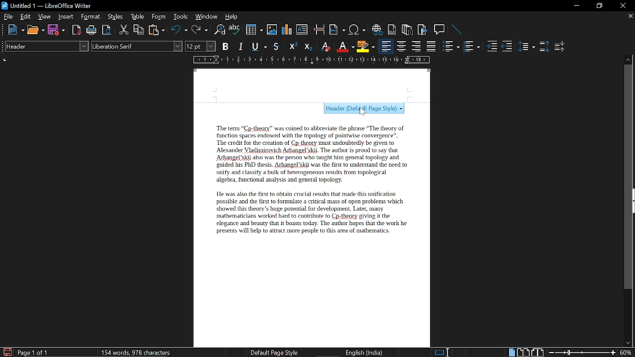 This screenshot has width=635, height=357. I want to click on Insert image, so click(273, 29).